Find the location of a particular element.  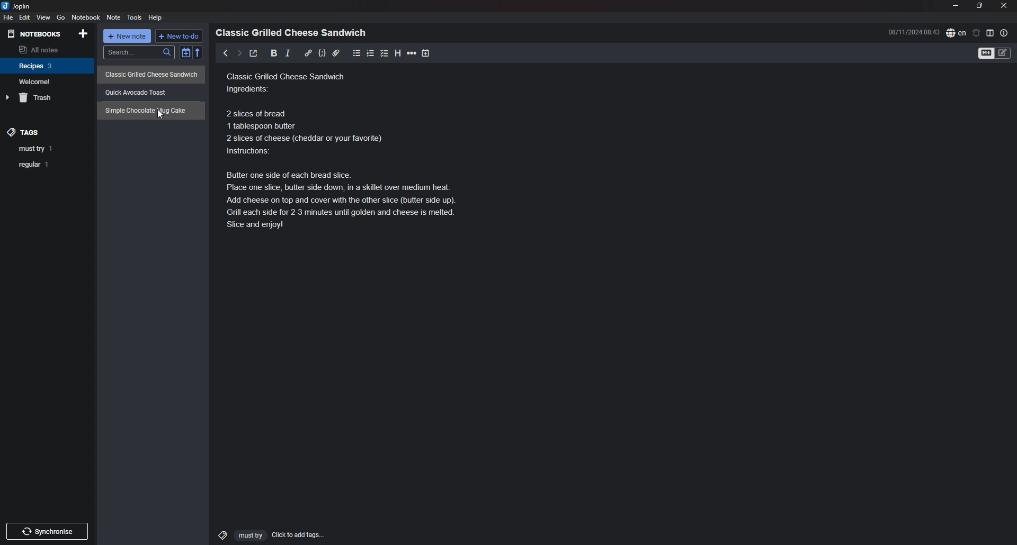

new note is located at coordinates (128, 37).